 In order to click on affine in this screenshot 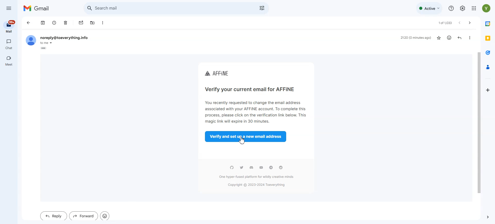, I will do `click(218, 74)`.